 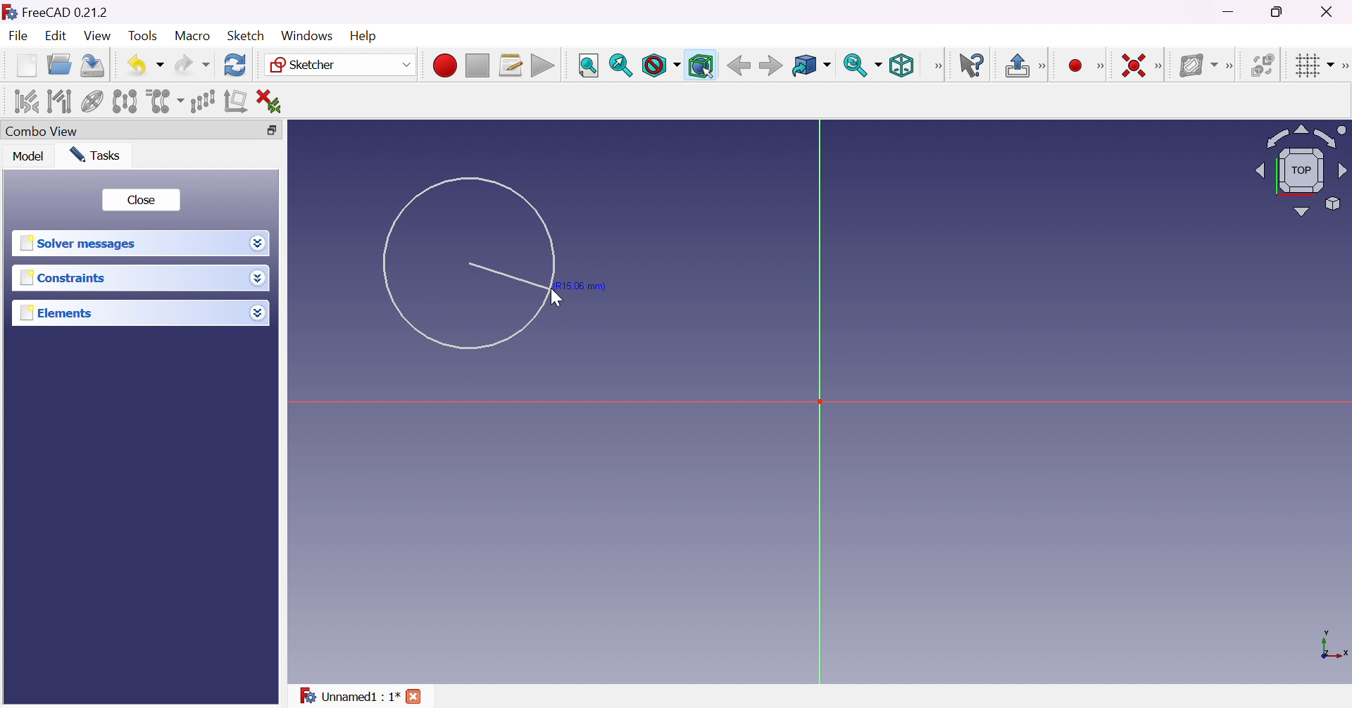 What do you see at coordinates (245, 35) in the screenshot?
I see `Sketch` at bounding box center [245, 35].